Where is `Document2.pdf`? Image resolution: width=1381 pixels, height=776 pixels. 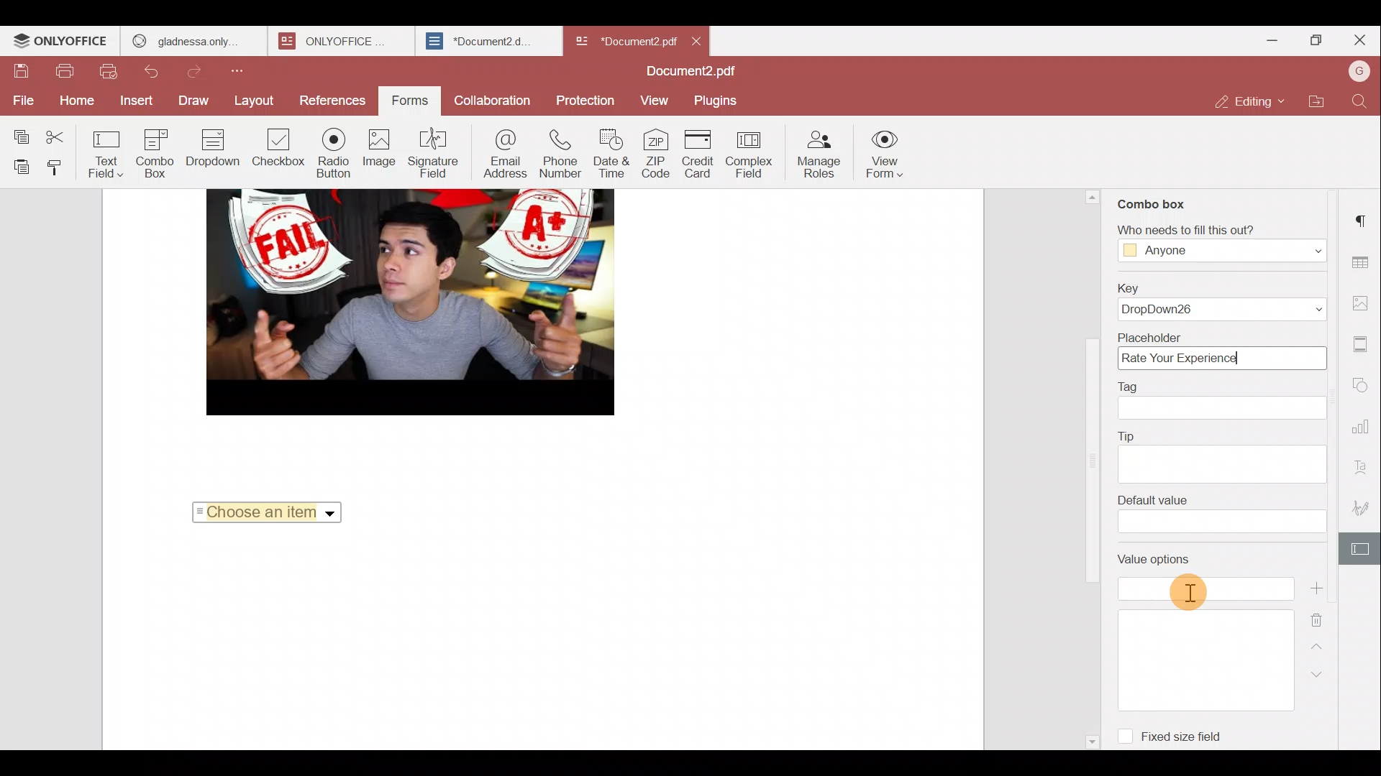
Document2.pdf is located at coordinates (690, 71).